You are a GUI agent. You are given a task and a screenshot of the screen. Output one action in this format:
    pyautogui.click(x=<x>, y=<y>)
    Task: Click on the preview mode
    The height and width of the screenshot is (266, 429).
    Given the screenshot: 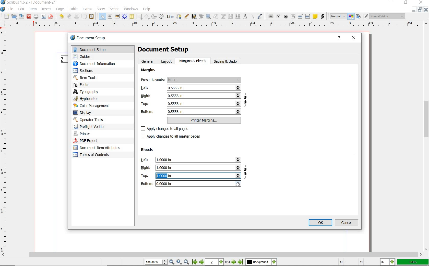 What is the action you would take?
    pyautogui.click(x=358, y=17)
    